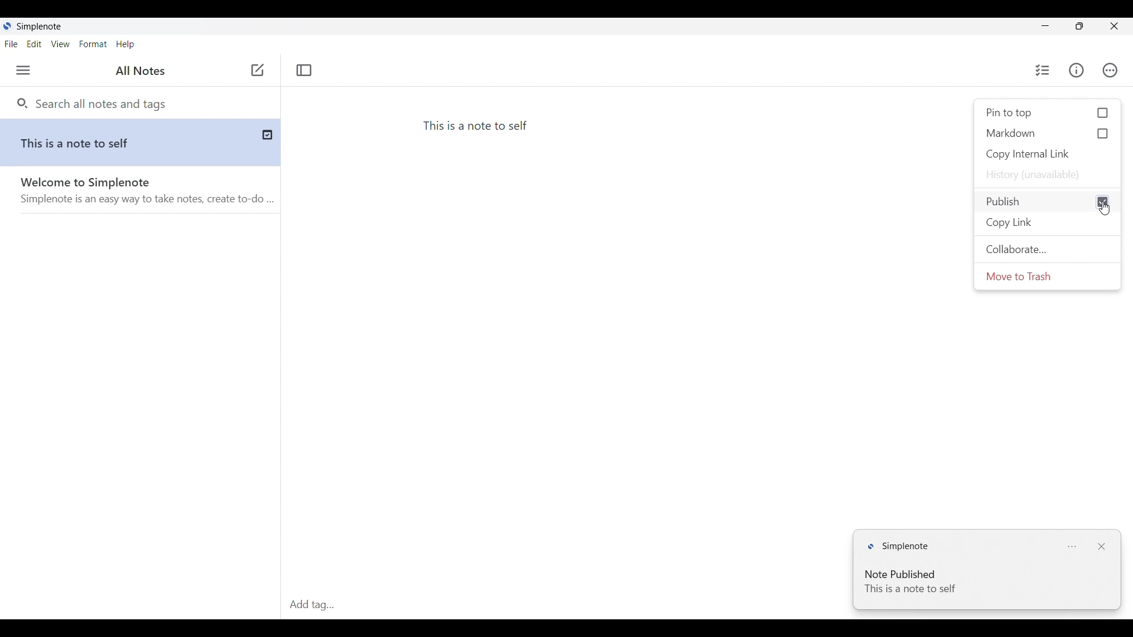  Describe the element at coordinates (127, 140) in the screenshot. I see `This is a note to self` at that location.